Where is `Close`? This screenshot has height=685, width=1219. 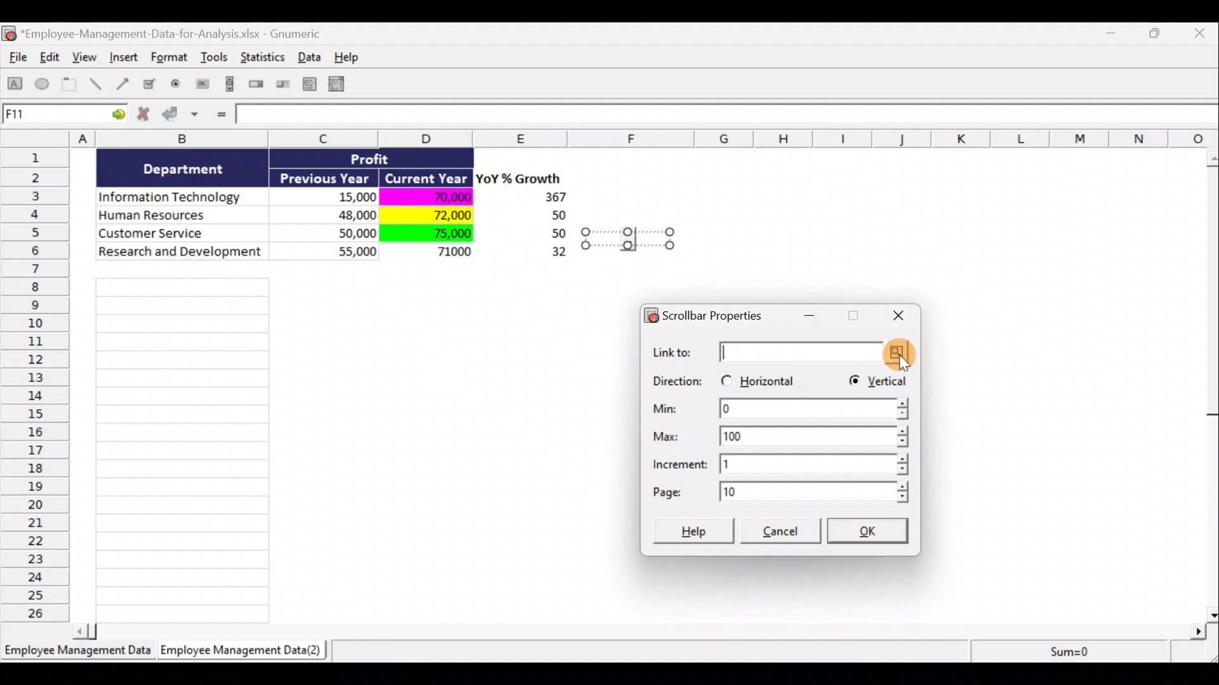 Close is located at coordinates (1202, 34).